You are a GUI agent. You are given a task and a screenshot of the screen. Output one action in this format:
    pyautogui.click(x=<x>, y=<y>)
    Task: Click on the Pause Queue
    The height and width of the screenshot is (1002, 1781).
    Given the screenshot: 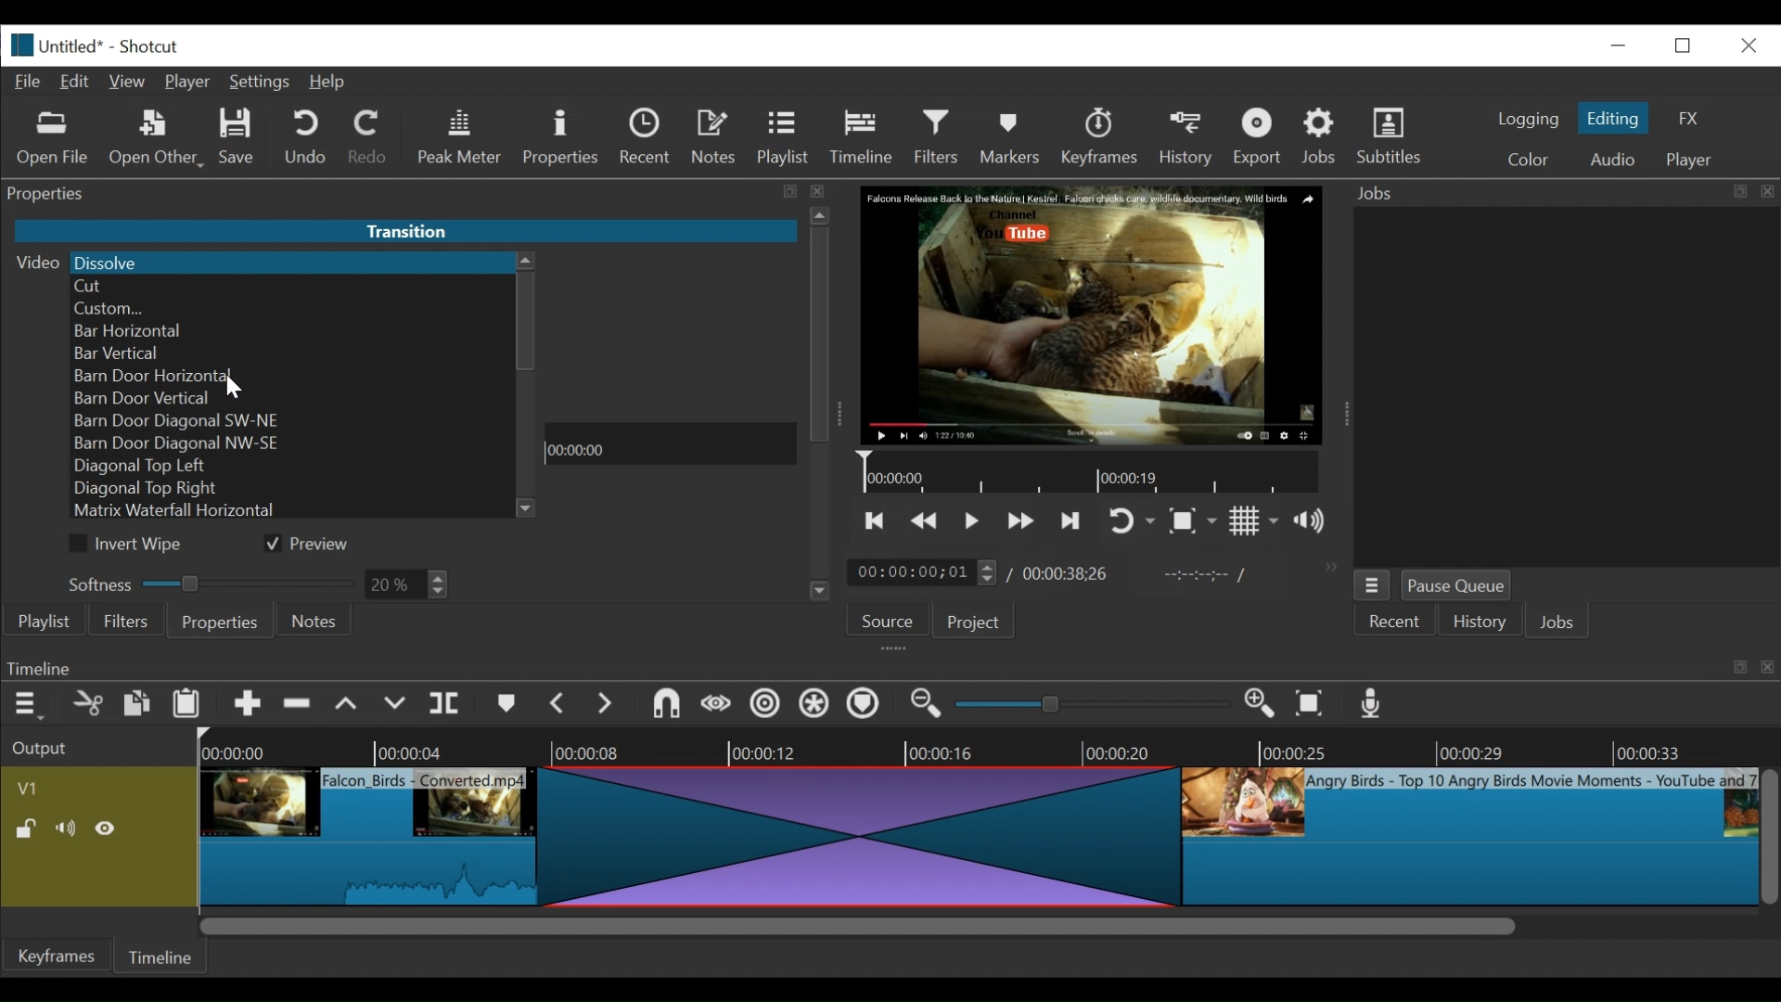 What is the action you would take?
    pyautogui.click(x=1457, y=589)
    